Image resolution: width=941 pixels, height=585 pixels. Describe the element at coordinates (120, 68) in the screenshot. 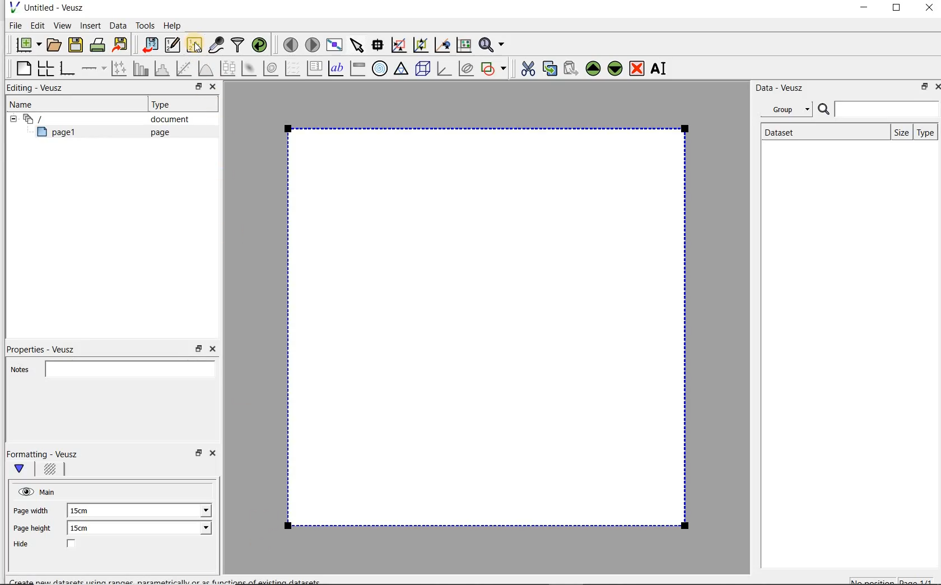

I see `Plot points with lines and error bars` at that location.